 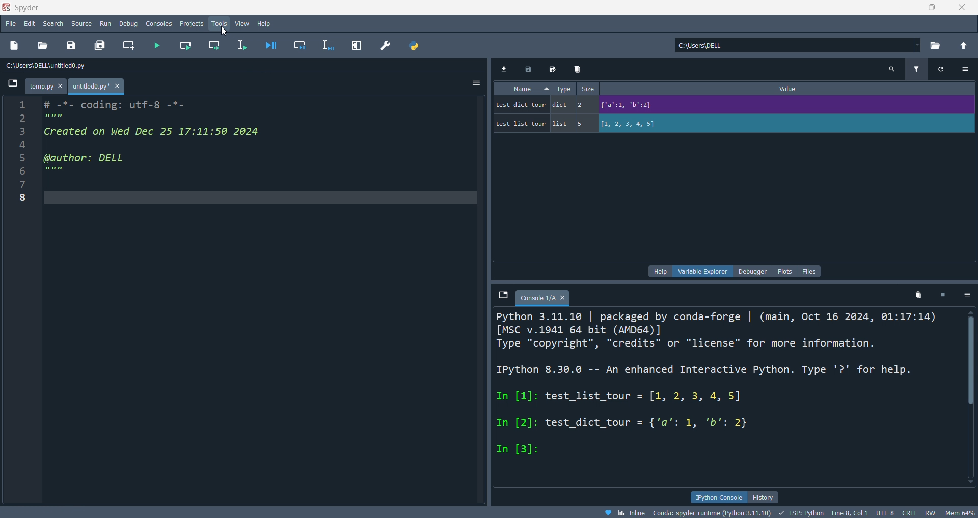 What do you see at coordinates (101, 104) in the screenshot?
I see `1 # -*- coding: utf-8 -*-` at bounding box center [101, 104].